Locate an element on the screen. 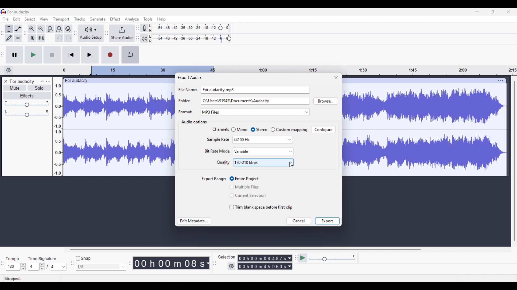 The height and width of the screenshot is (290, 517). Zoom in is located at coordinates (32, 29).